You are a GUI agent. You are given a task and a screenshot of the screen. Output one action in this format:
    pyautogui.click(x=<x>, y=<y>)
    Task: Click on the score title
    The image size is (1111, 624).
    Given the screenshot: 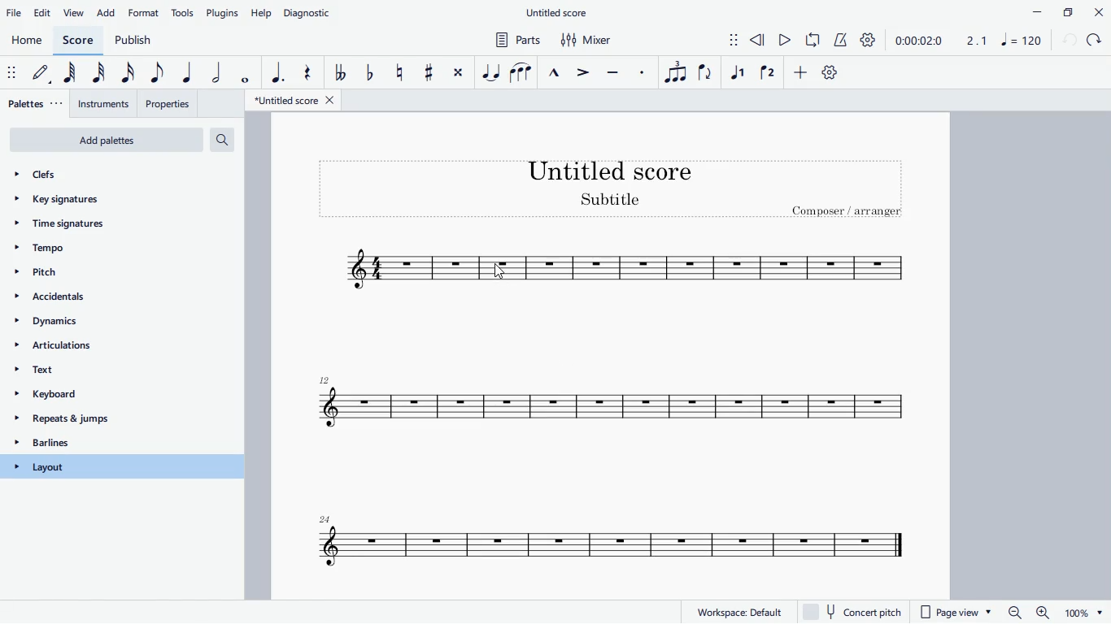 What is the action you would take?
    pyautogui.click(x=612, y=170)
    